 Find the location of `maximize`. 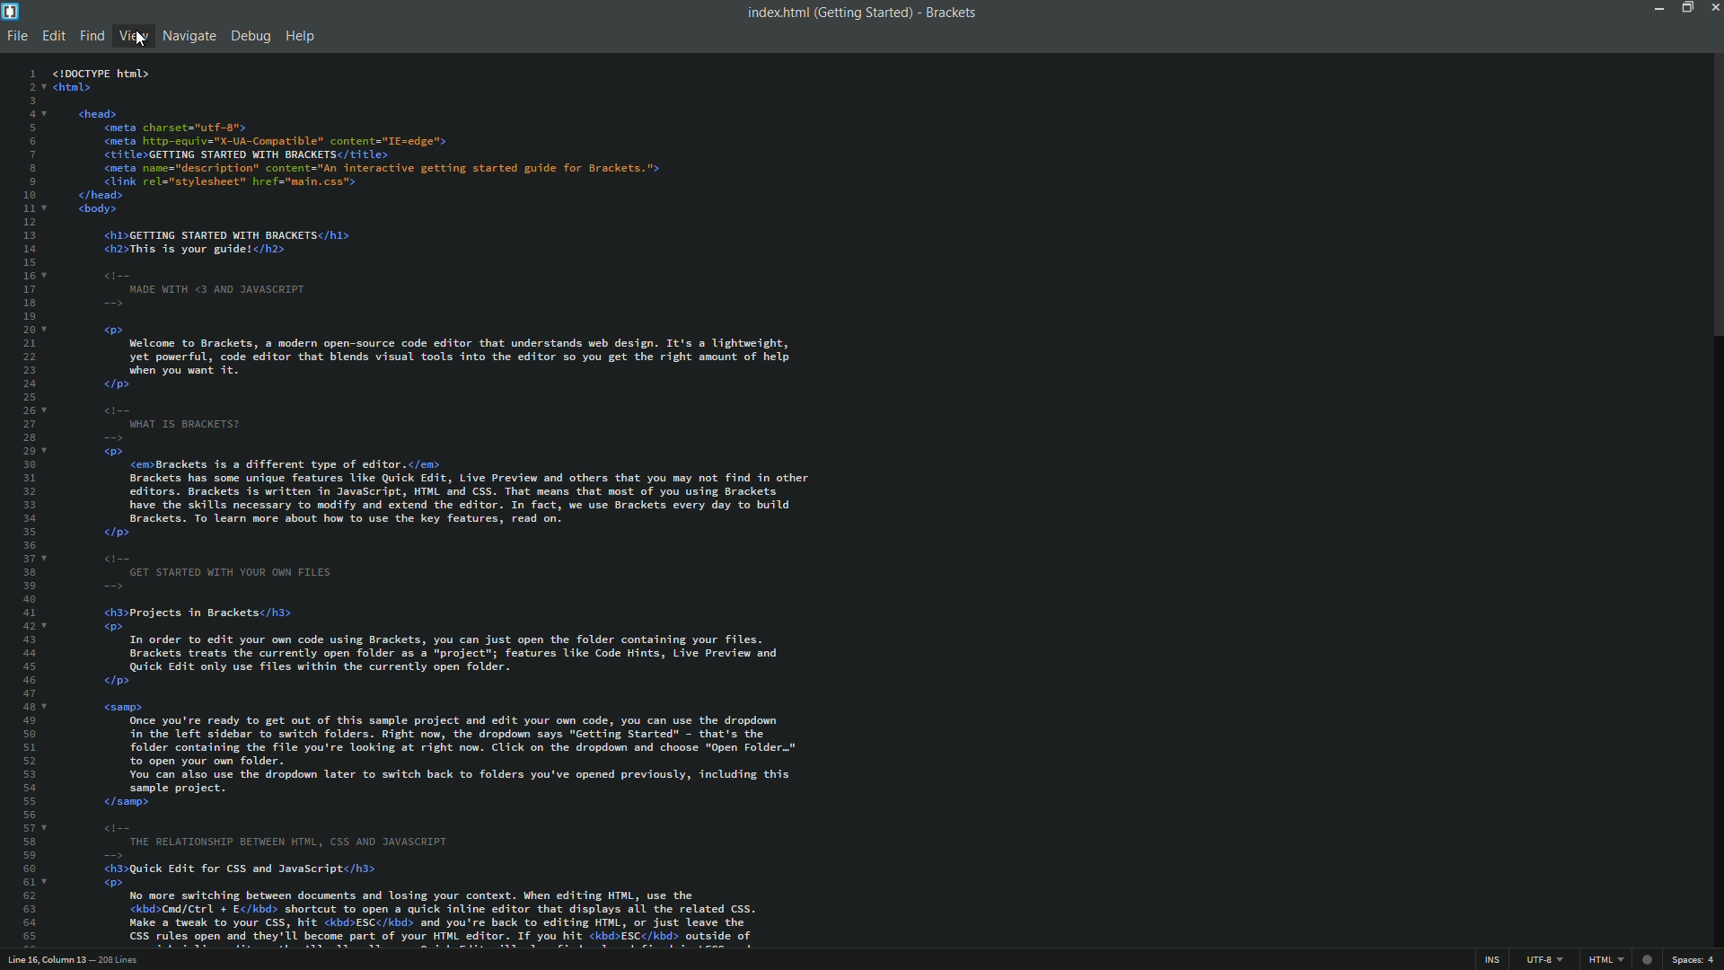

maximize is located at coordinates (1684, 7).